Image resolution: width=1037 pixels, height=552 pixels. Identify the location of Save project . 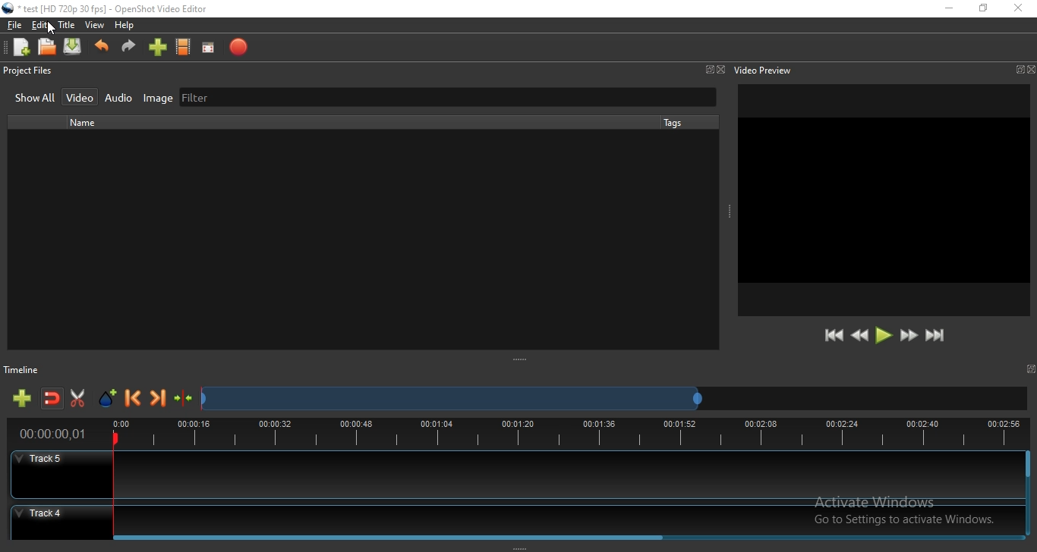
(74, 48).